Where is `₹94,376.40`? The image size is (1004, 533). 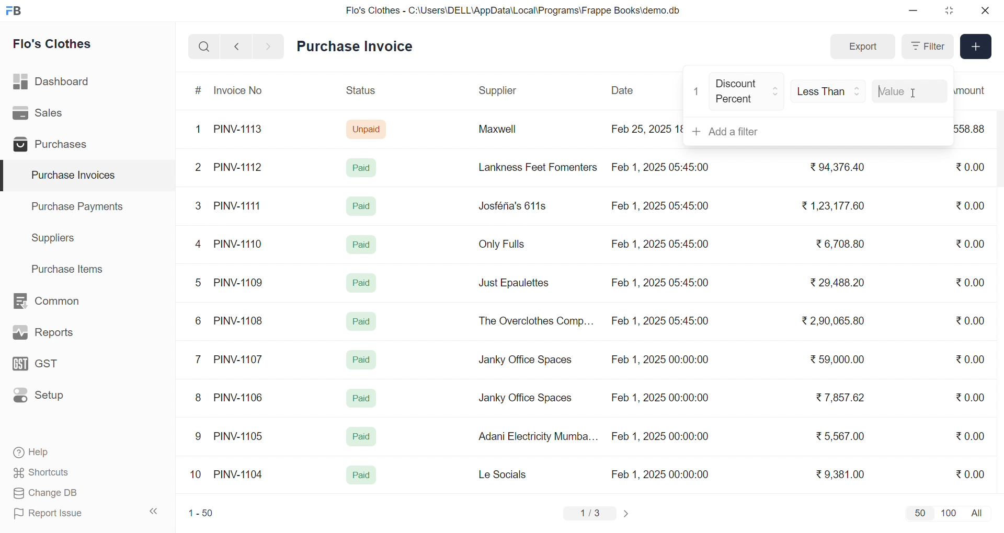
₹94,376.40 is located at coordinates (835, 168).